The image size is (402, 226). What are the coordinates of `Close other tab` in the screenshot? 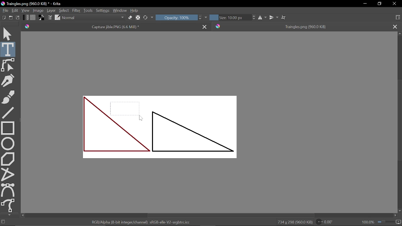 It's located at (395, 26).